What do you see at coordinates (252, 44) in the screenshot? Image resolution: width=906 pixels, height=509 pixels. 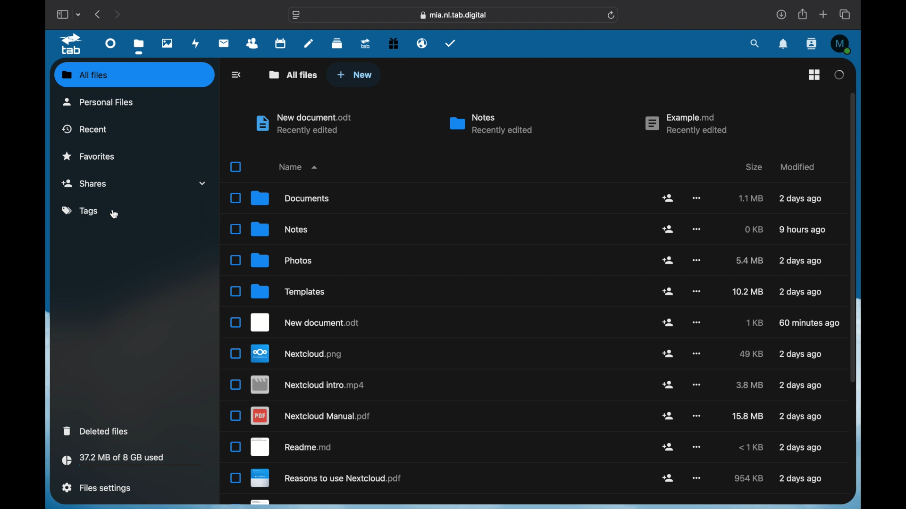 I see `contacts` at bounding box center [252, 44].